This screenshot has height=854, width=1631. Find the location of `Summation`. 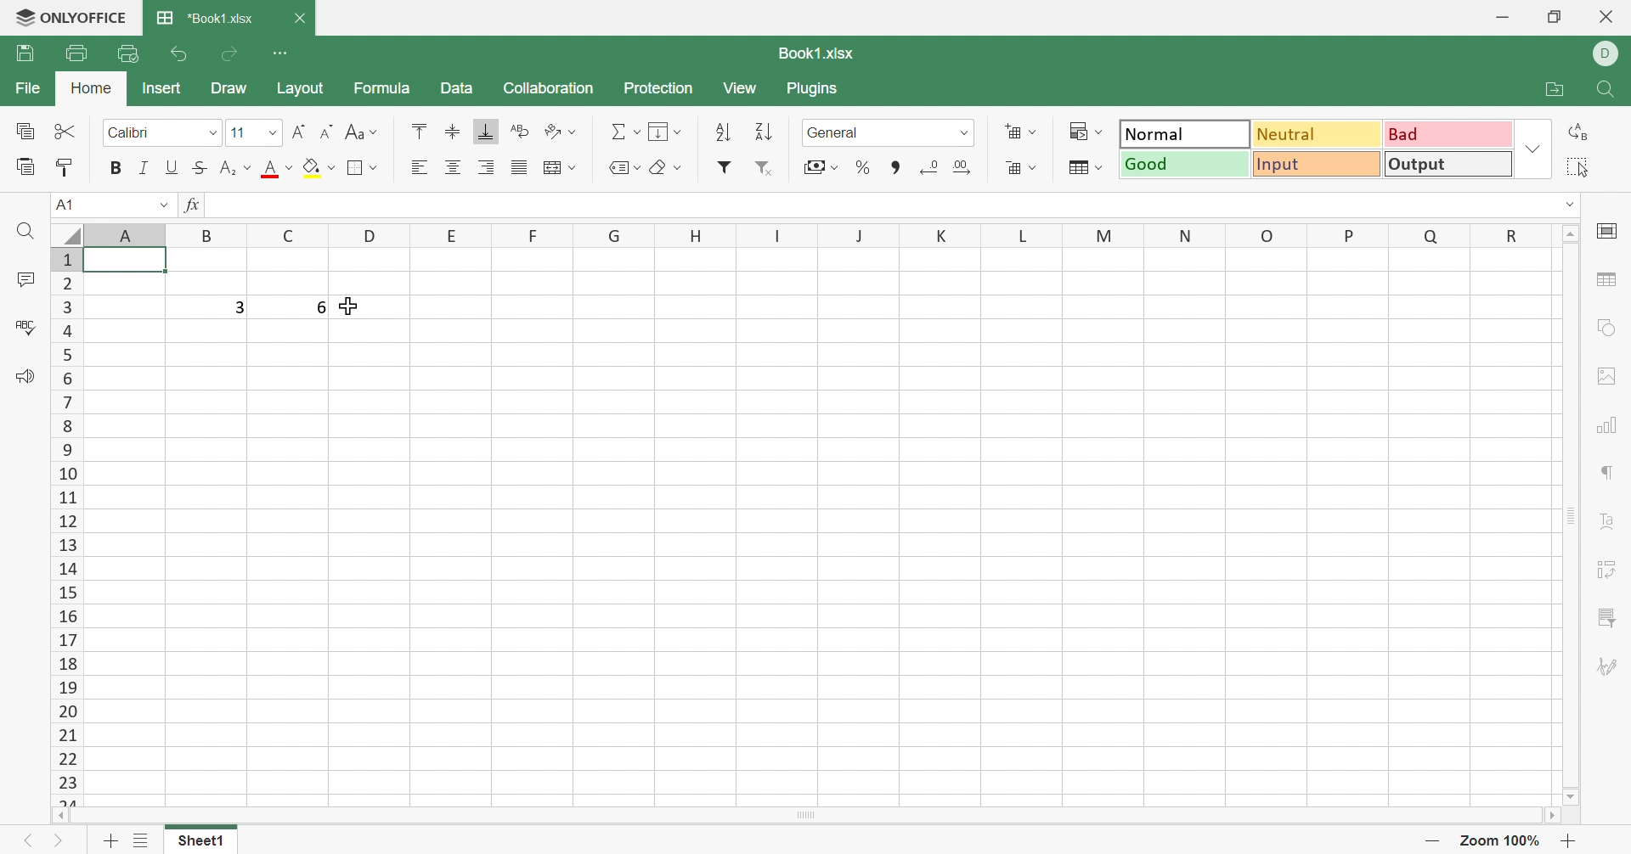

Summation is located at coordinates (624, 131).